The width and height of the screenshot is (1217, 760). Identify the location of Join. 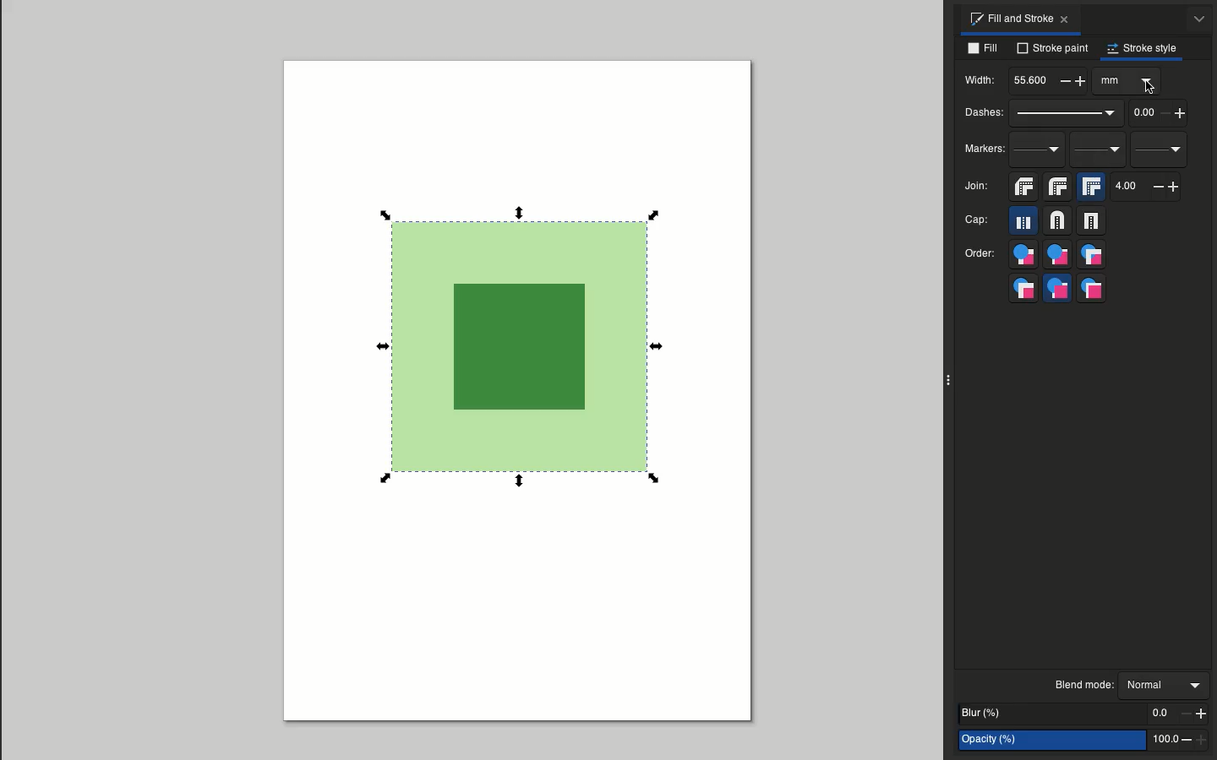
(975, 187).